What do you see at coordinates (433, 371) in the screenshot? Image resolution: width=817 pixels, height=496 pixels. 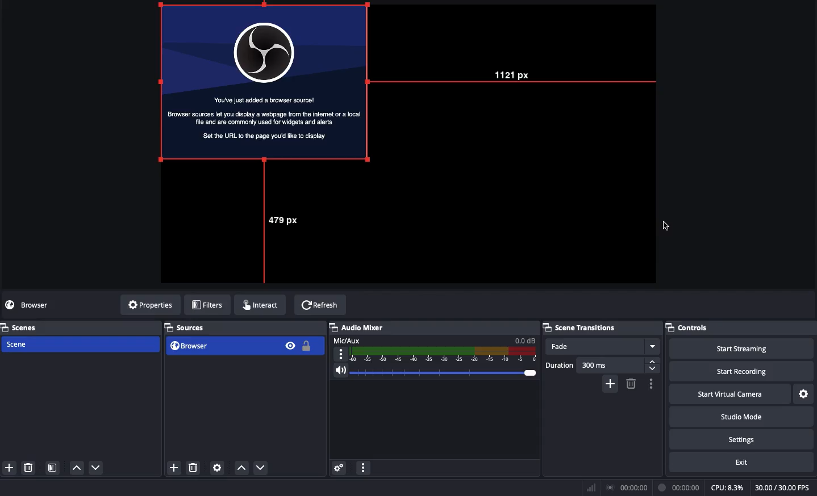 I see `Volume` at bounding box center [433, 371].